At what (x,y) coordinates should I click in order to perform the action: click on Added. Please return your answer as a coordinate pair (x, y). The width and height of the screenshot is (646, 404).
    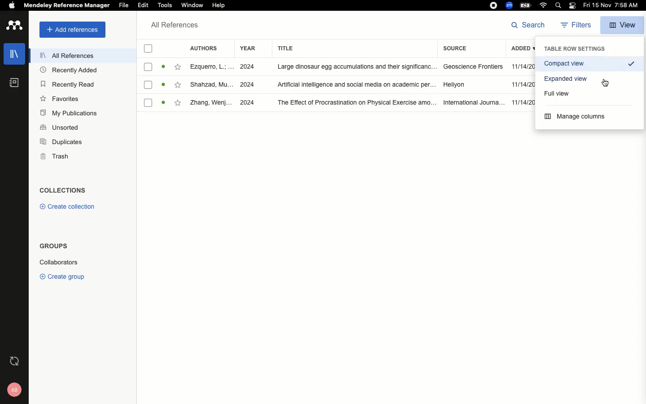
    Looking at the image, I should click on (521, 50).